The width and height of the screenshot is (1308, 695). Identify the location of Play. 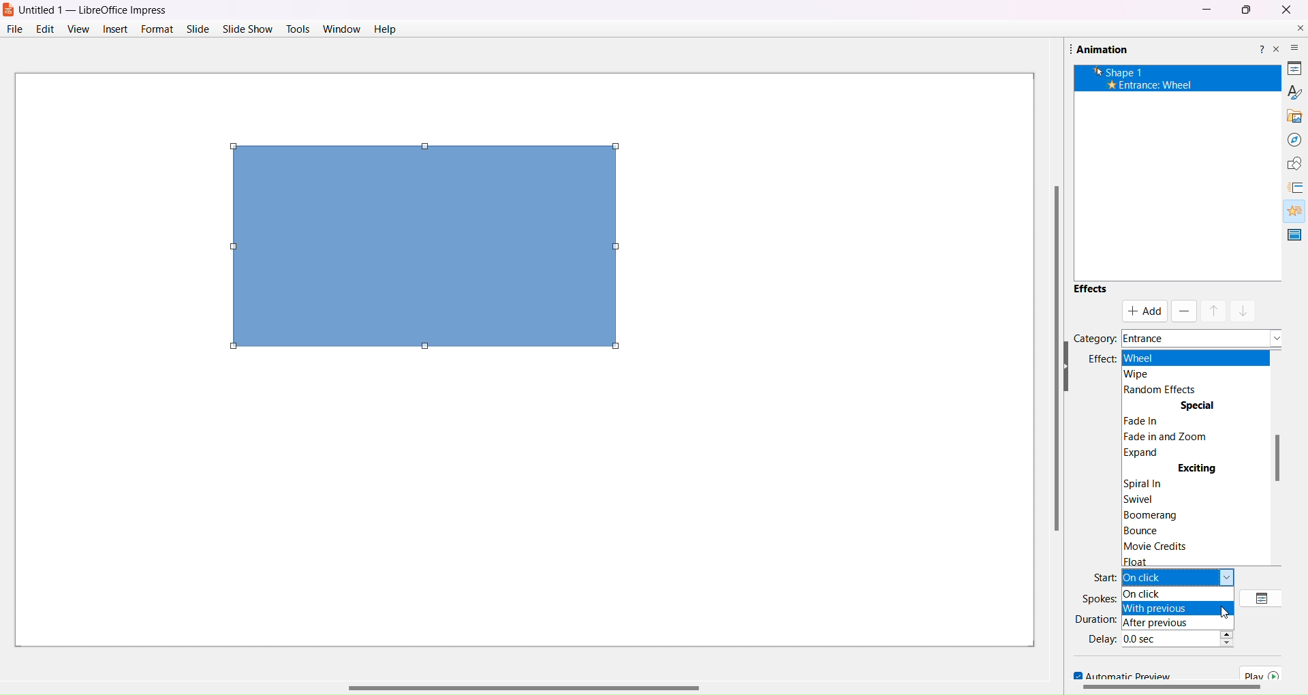
(1264, 673).